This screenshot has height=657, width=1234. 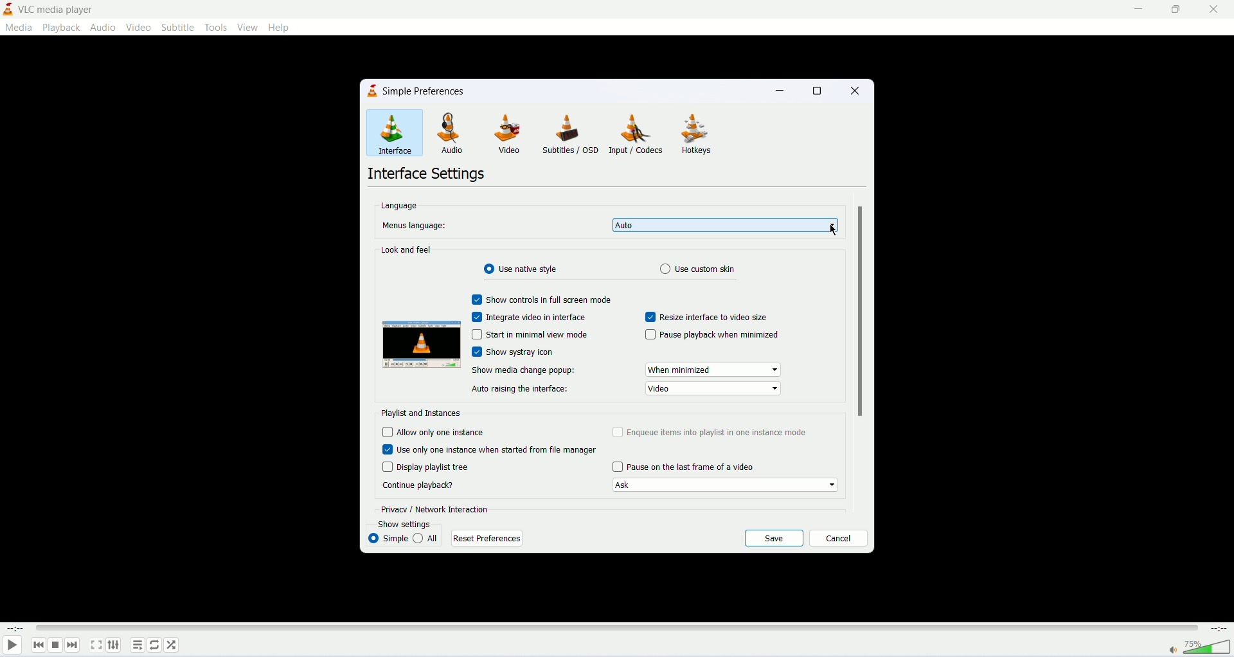 What do you see at coordinates (1208, 646) in the screenshot?
I see `volume bar` at bounding box center [1208, 646].